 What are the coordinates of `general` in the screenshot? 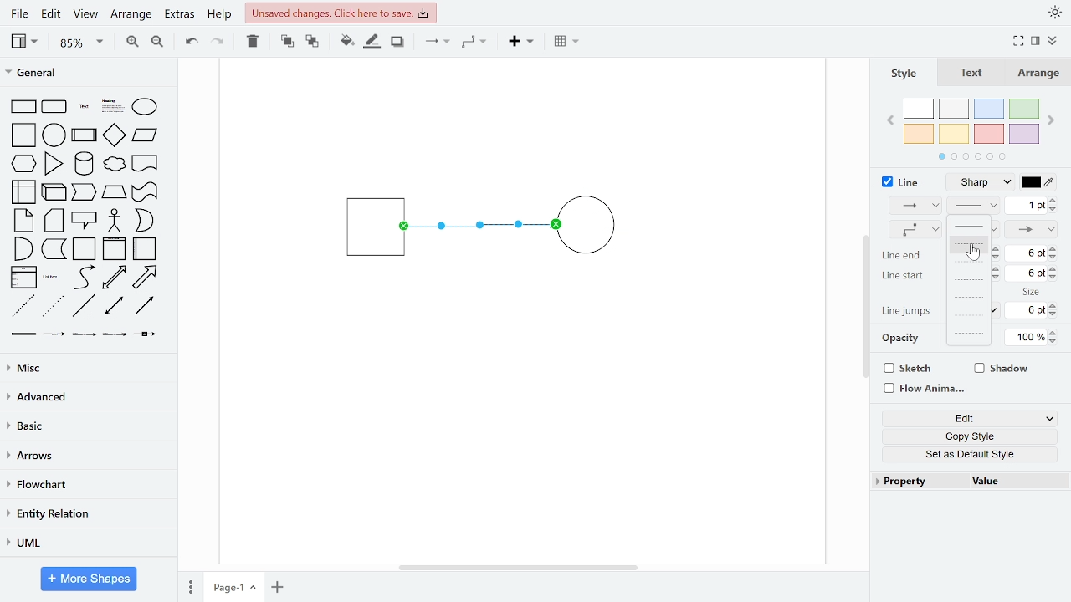 It's located at (90, 74).